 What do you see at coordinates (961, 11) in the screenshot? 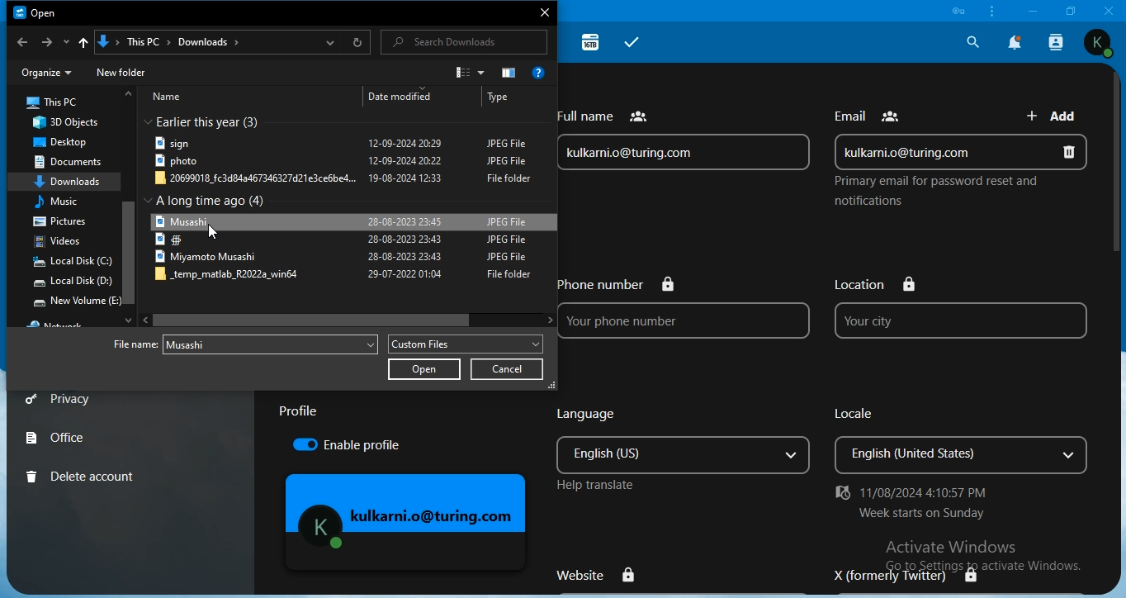
I see `icon` at bounding box center [961, 11].